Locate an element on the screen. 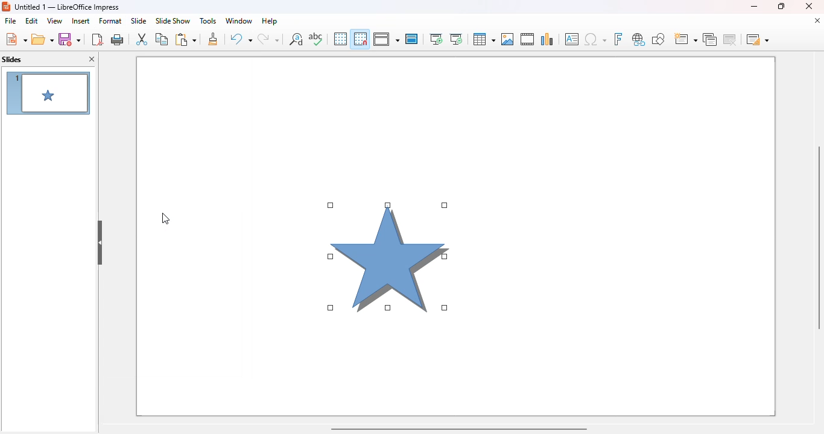 This screenshot has height=434, width=824. insert text box is located at coordinates (572, 39).